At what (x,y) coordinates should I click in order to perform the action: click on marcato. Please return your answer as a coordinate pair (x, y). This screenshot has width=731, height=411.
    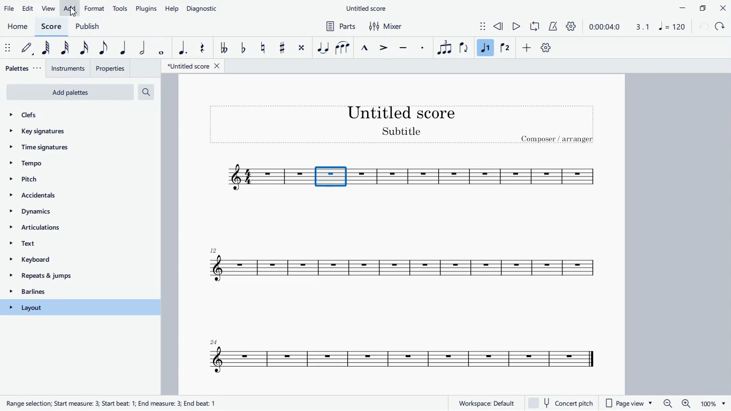
    Looking at the image, I should click on (367, 47).